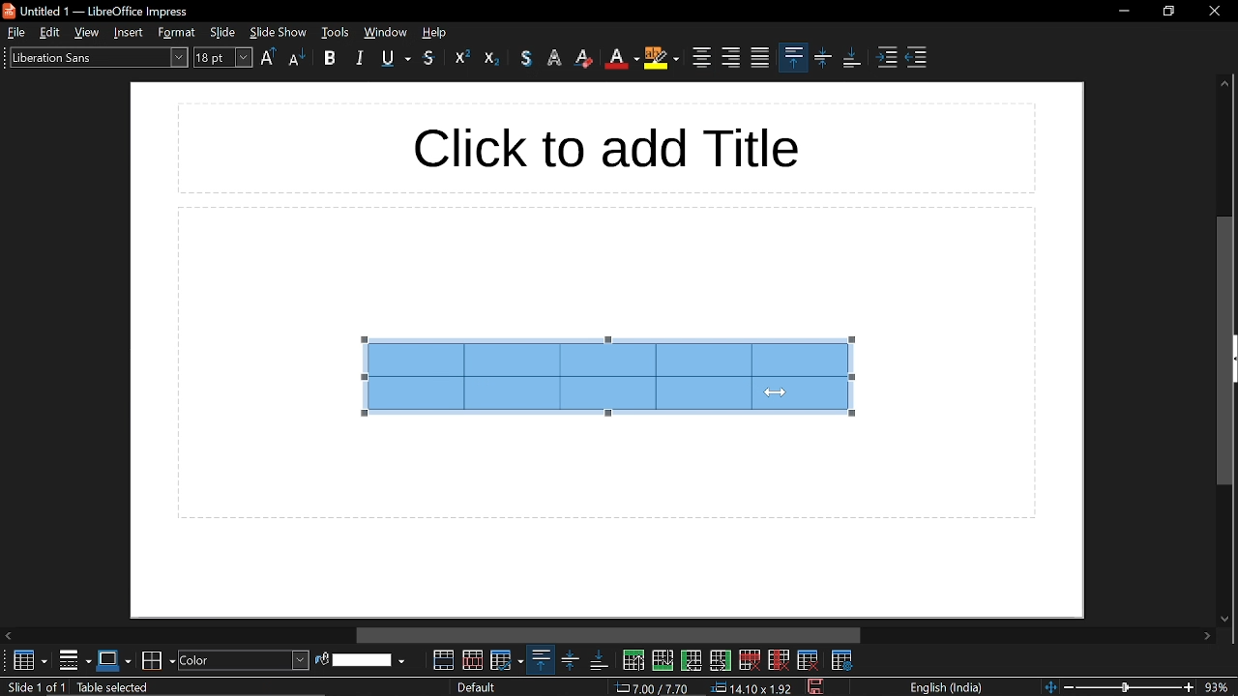  What do you see at coordinates (825, 60) in the screenshot?
I see `center vertically` at bounding box center [825, 60].